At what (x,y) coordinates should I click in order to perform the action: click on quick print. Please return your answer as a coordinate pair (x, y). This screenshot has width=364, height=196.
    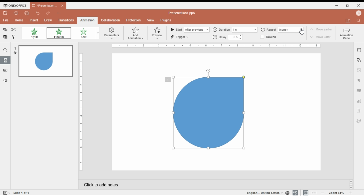
    Looking at the image, I should click on (27, 13).